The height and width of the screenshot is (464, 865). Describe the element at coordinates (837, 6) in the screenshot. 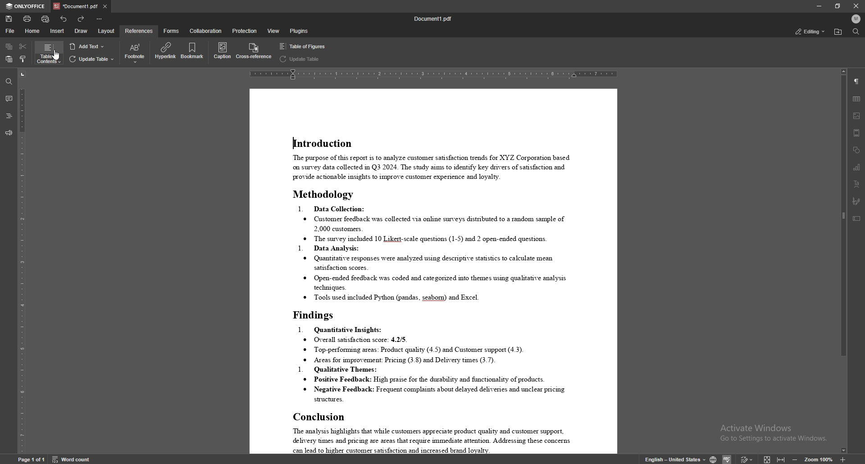

I see `resize` at that location.